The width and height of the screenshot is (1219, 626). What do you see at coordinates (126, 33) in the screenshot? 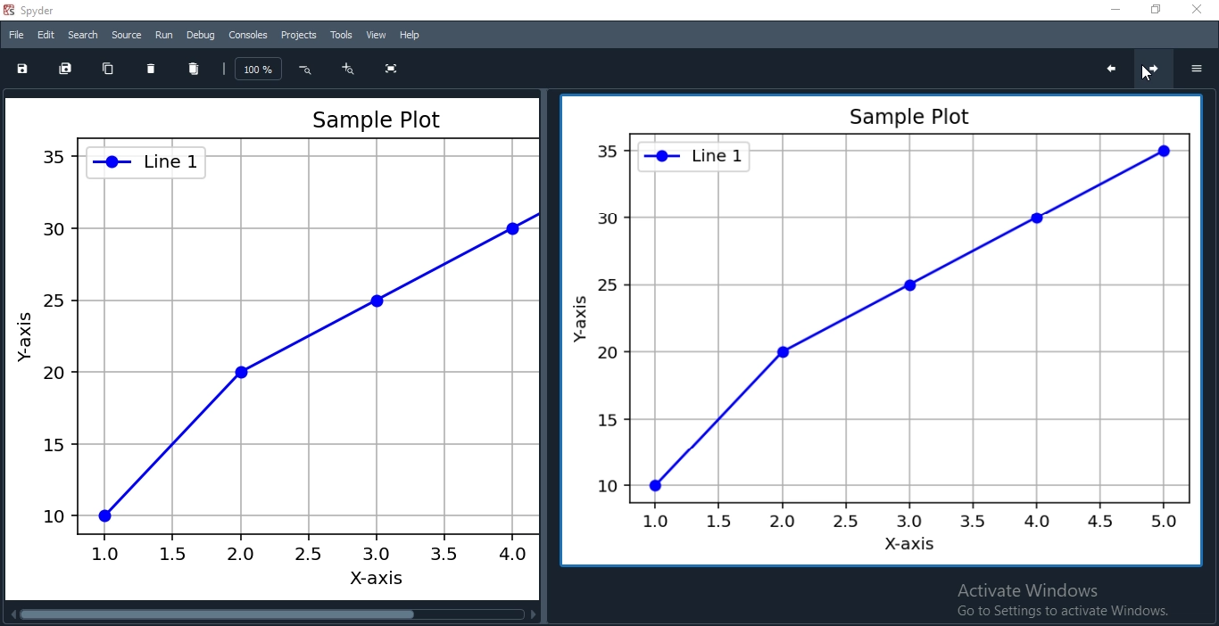
I see `Source` at bounding box center [126, 33].